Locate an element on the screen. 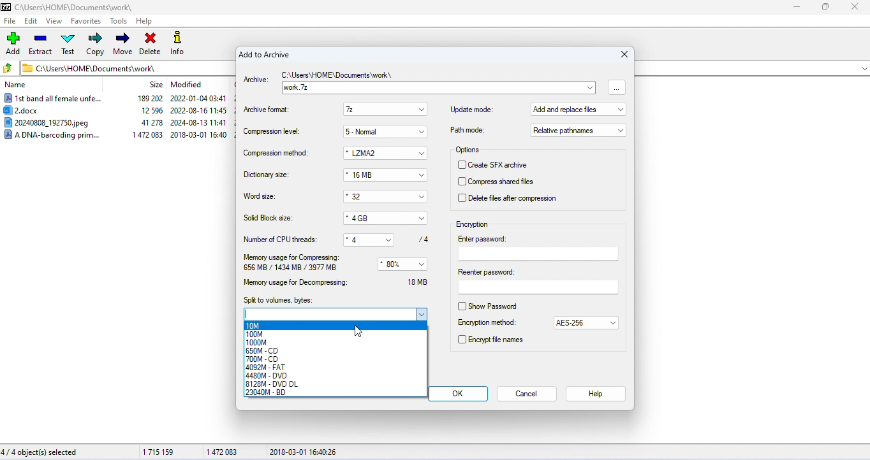  help is located at coordinates (144, 22).